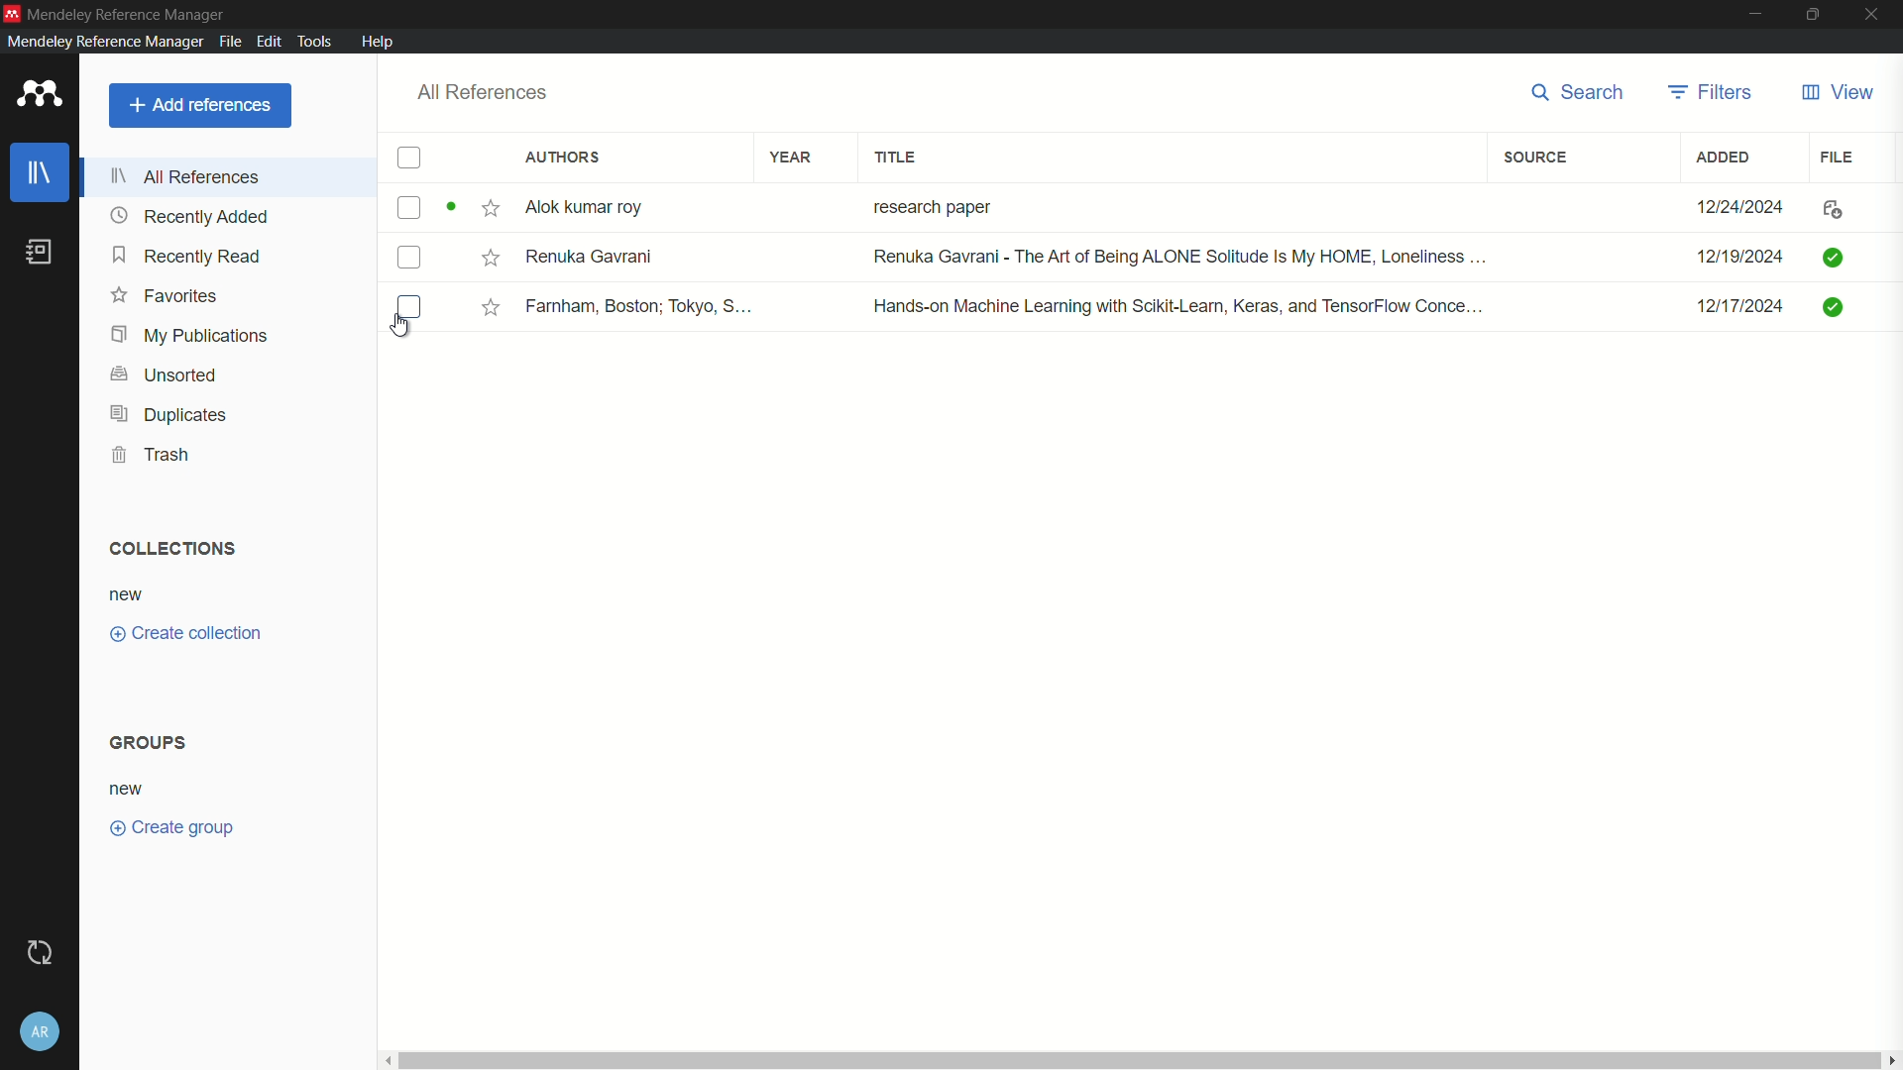 This screenshot has width=1903, height=1070. What do you see at coordinates (150, 742) in the screenshot?
I see `groups` at bounding box center [150, 742].